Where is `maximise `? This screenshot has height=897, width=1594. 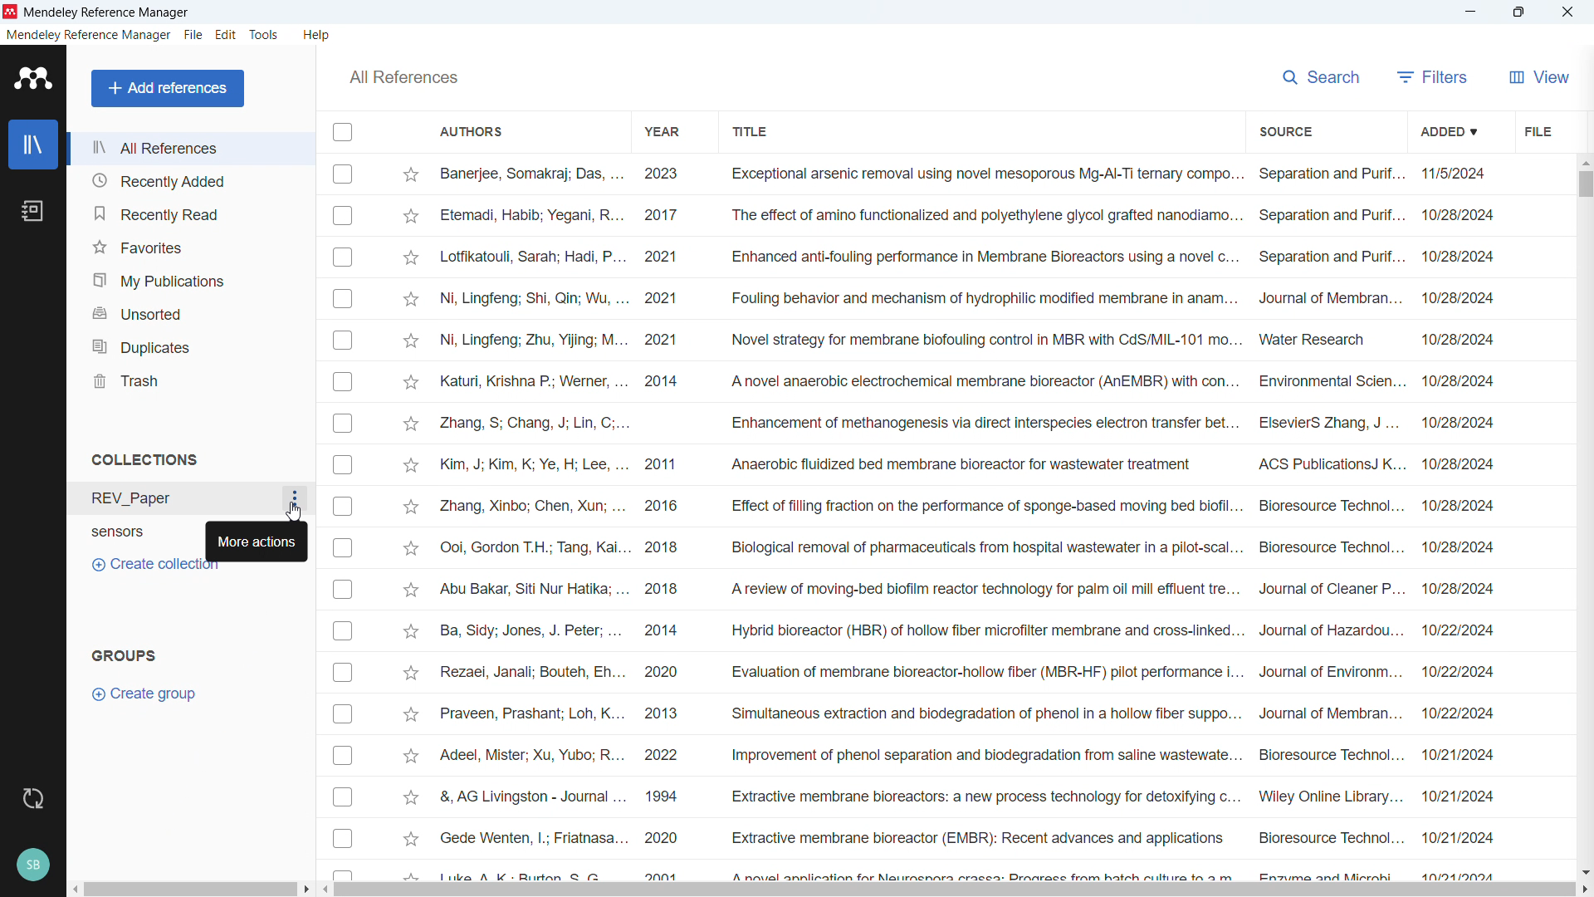
maximise  is located at coordinates (1522, 12).